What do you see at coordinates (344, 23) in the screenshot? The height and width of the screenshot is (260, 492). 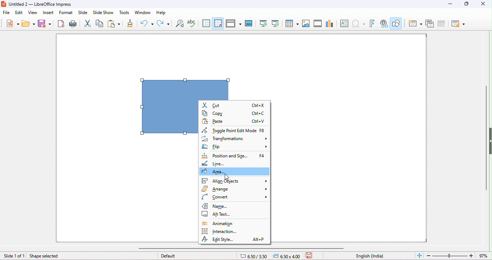 I see `insert text box` at bounding box center [344, 23].